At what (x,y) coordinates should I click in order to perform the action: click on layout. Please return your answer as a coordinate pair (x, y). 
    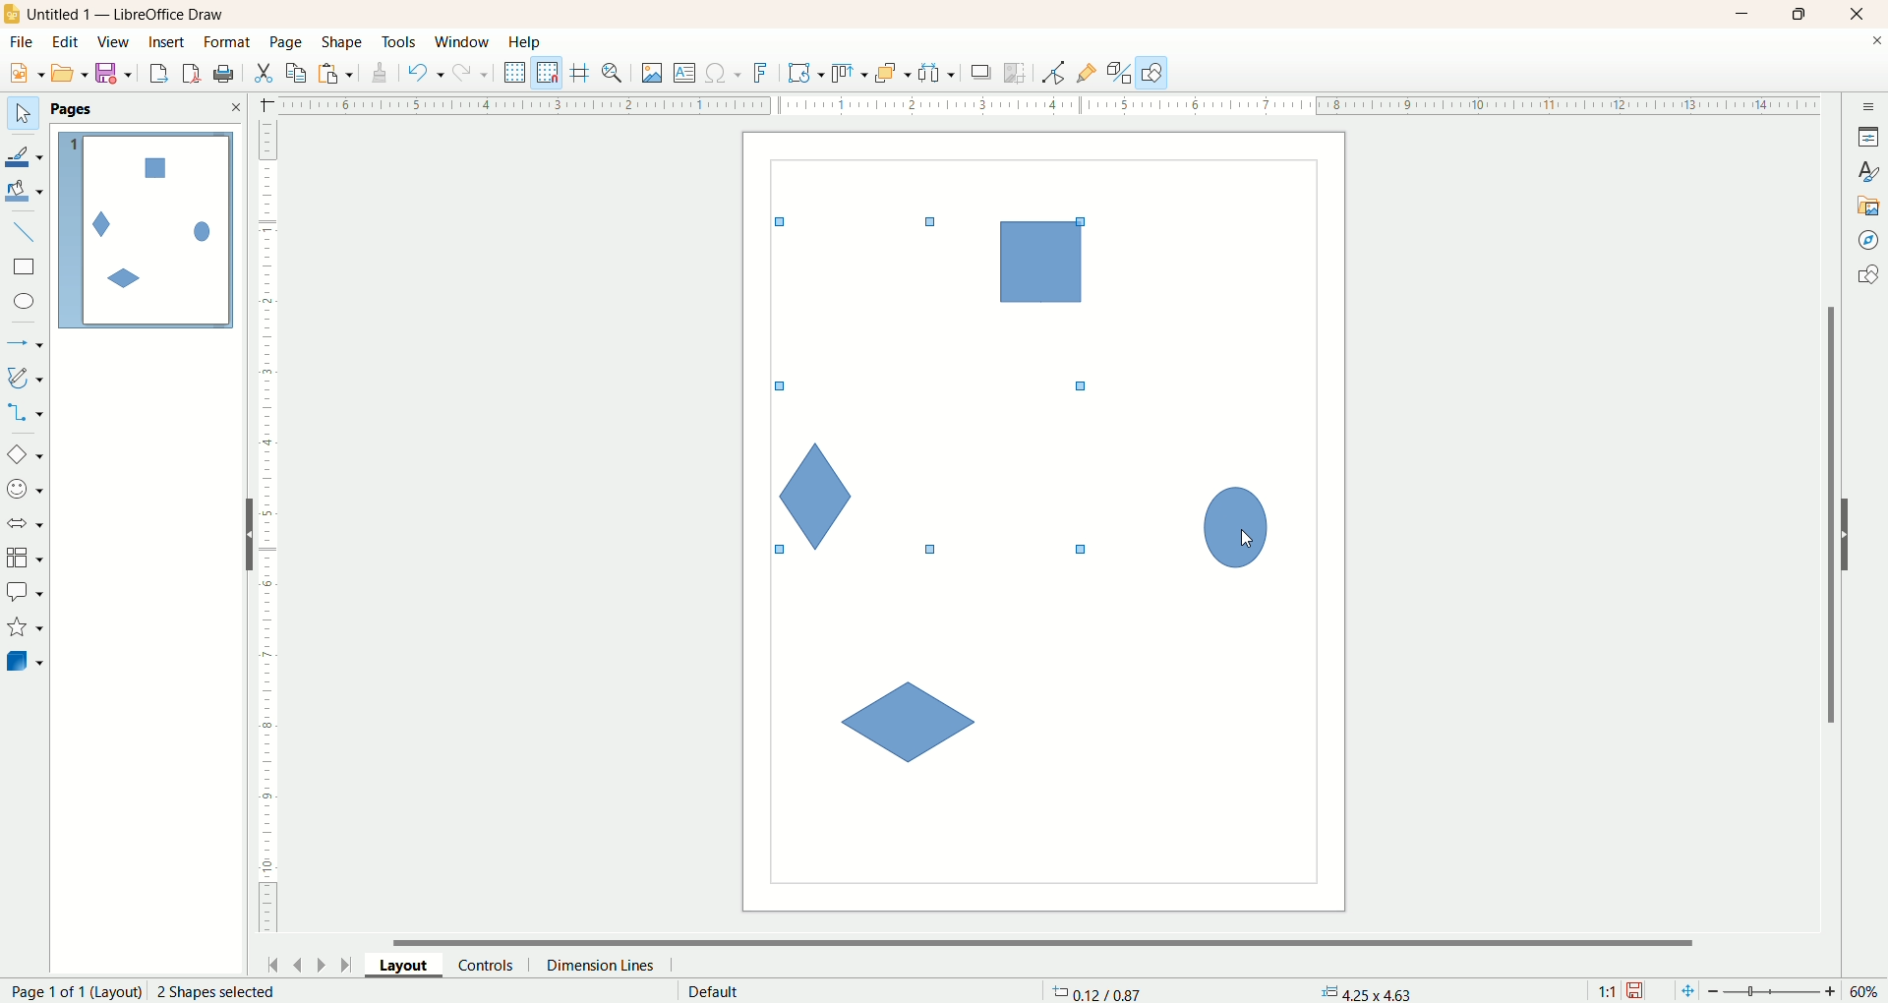
    Looking at the image, I should click on (412, 964).